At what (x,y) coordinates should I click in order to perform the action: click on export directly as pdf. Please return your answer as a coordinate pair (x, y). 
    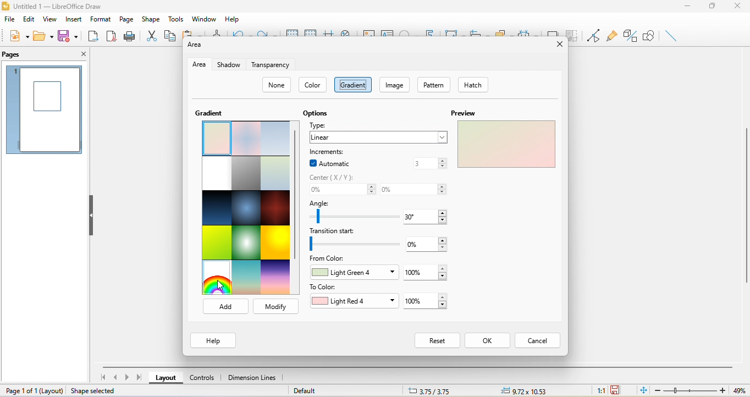
    Looking at the image, I should click on (111, 37).